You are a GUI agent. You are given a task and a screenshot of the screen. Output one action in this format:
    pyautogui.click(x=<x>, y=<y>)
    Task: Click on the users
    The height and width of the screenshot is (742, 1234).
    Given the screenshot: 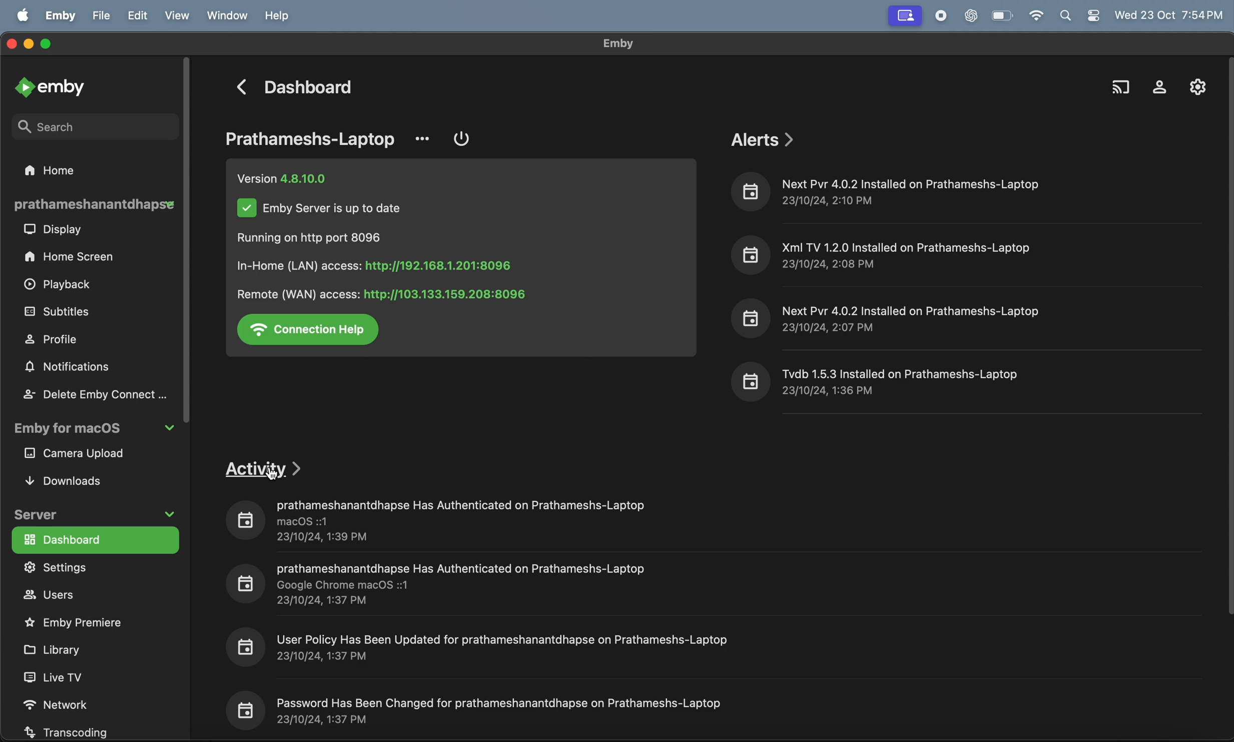 What is the action you would take?
    pyautogui.click(x=80, y=595)
    